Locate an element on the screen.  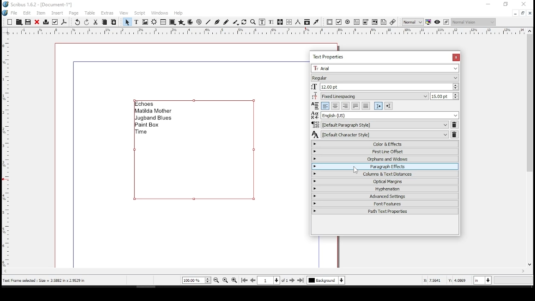
columns and text distances is located at coordinates (385, 174).